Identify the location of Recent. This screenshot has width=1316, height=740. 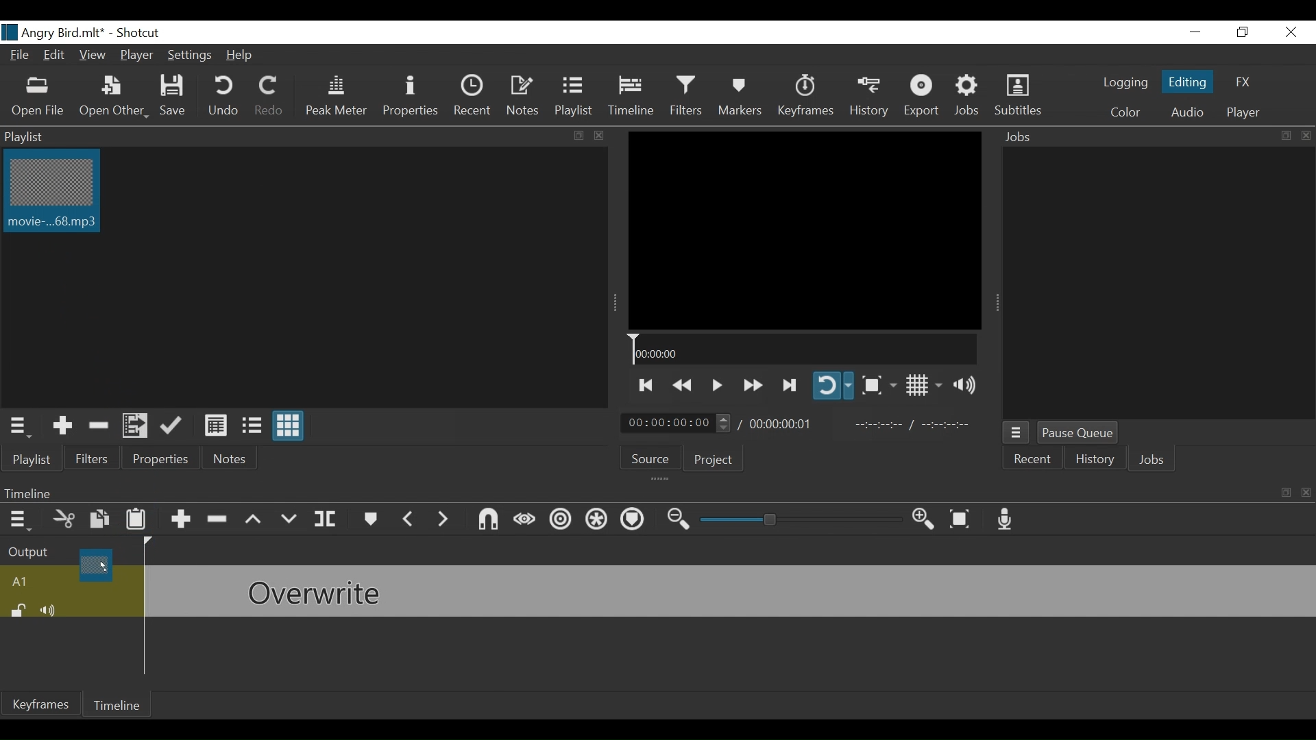
(474, 95).